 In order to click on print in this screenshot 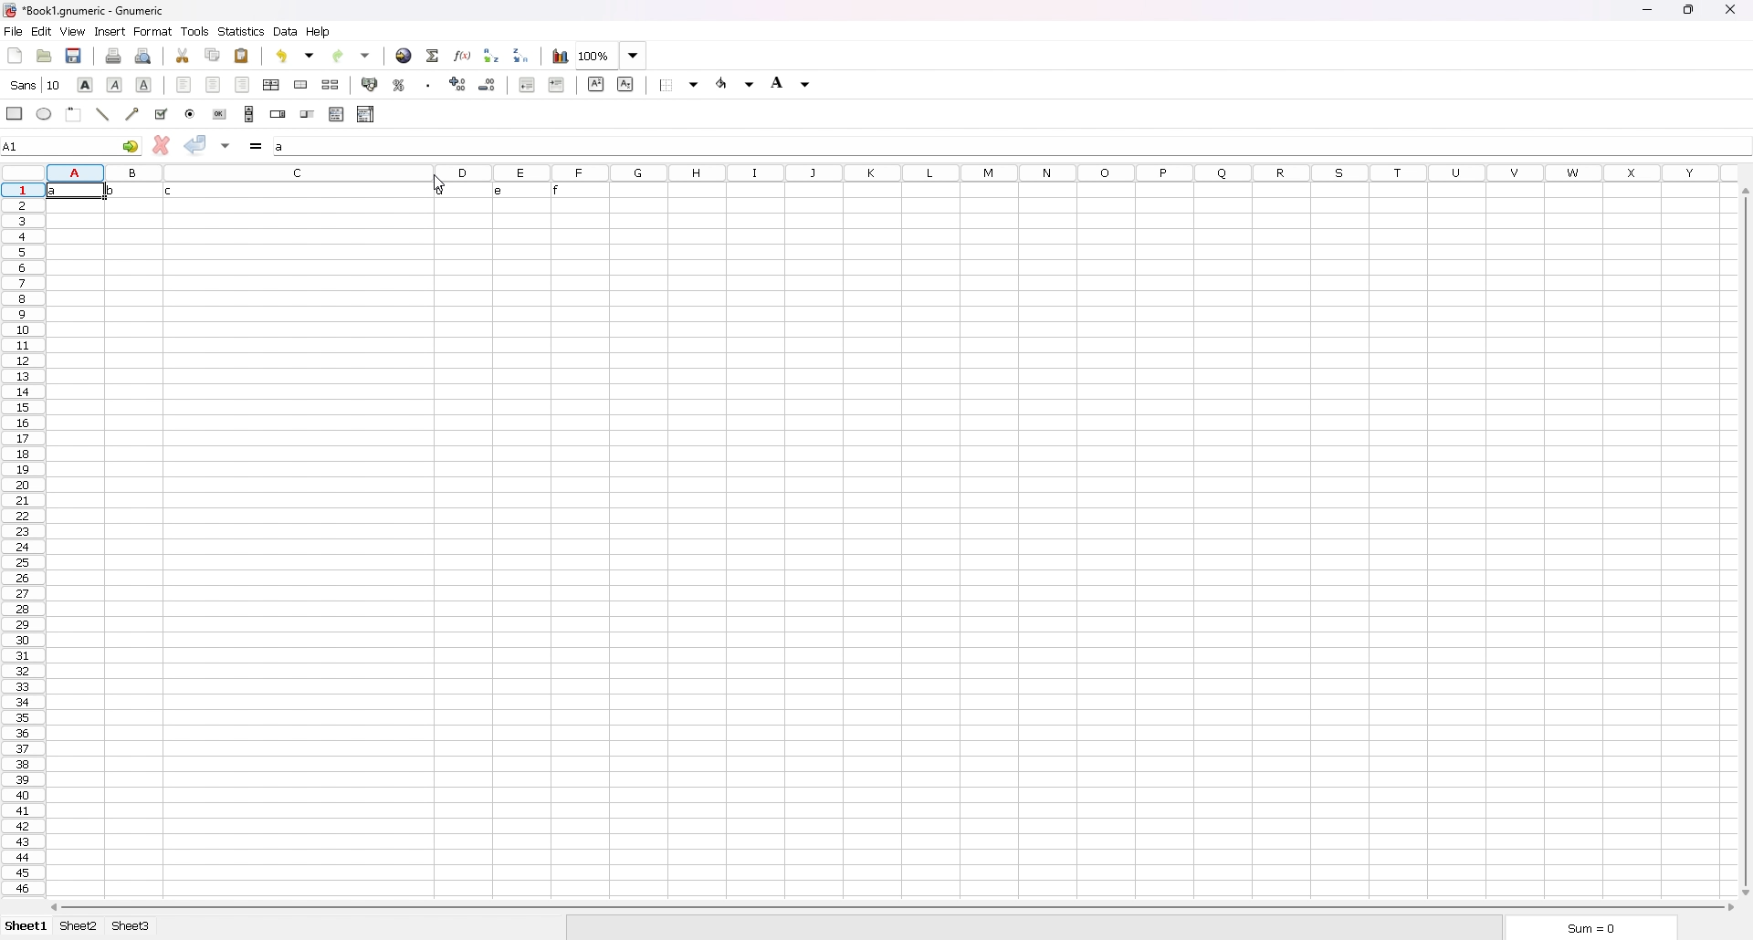, I will do `click(114, 55)`.